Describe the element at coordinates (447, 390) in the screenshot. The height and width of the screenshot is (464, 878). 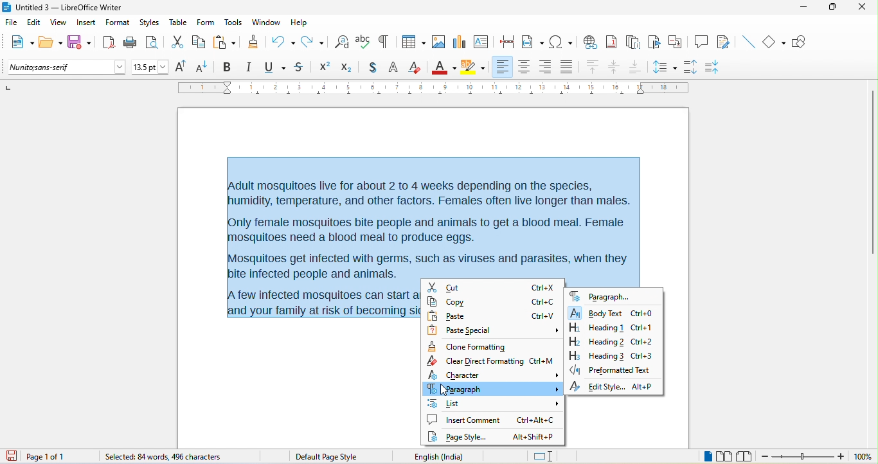
I see `cursor movement` at that location.